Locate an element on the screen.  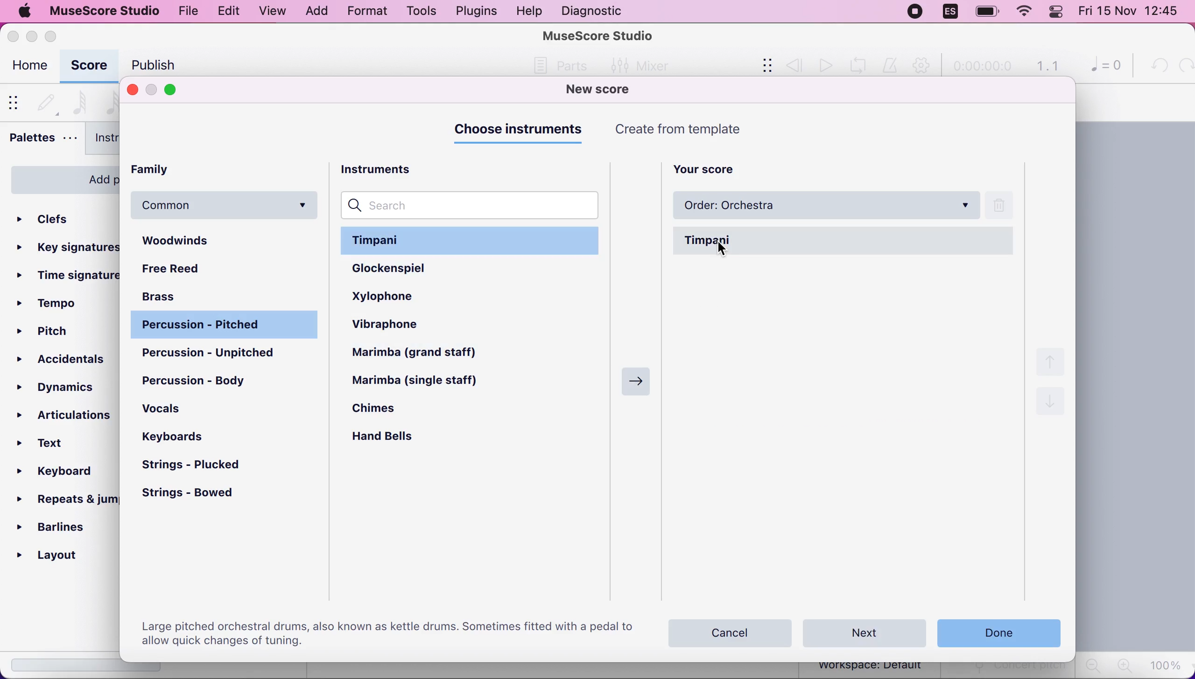
ime signatures is located at coordinates (69, 276).